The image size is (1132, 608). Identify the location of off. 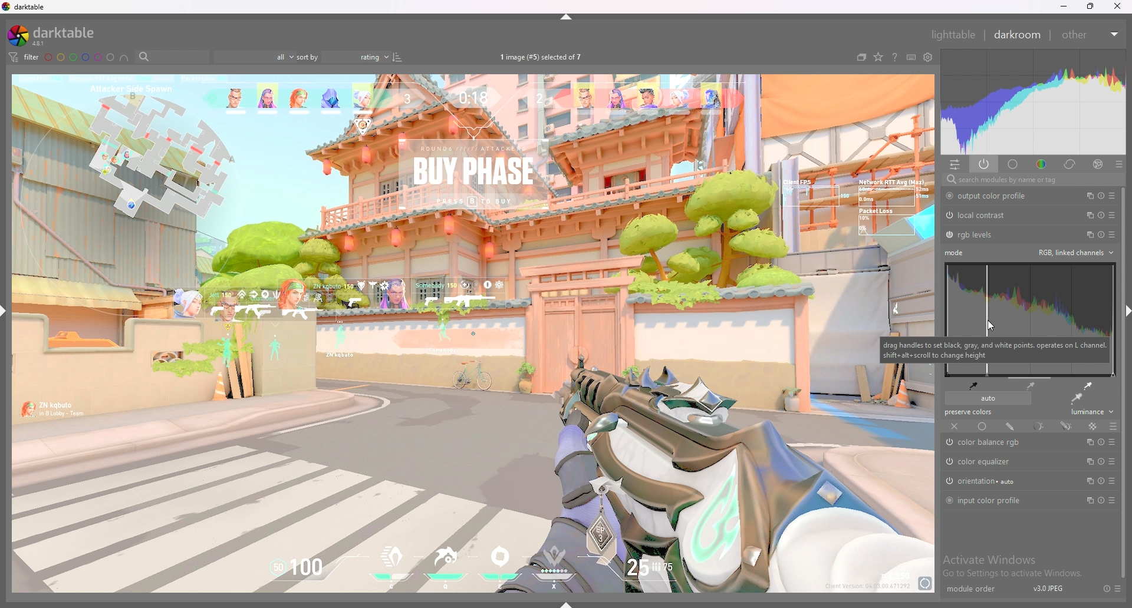
(955, 427).